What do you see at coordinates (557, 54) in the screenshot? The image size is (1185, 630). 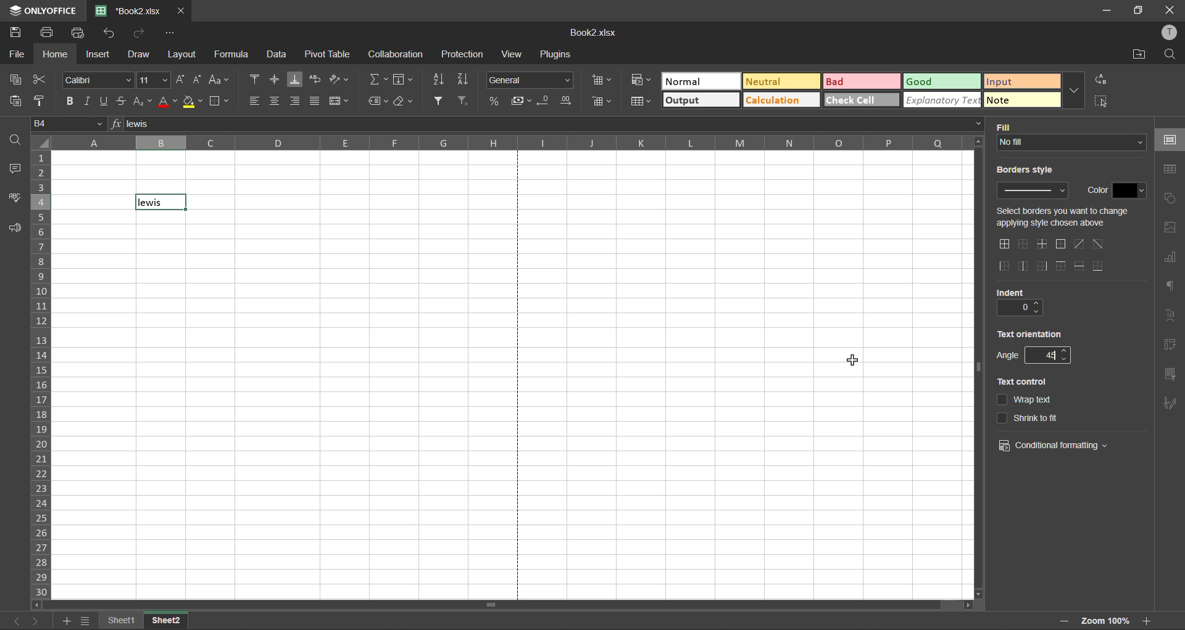 I see `plugins` at bounding box center [557, 54].